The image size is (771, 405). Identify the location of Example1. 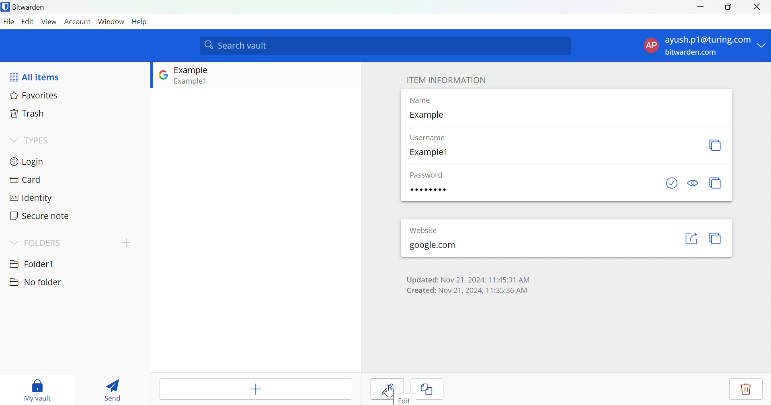
(430, 152).